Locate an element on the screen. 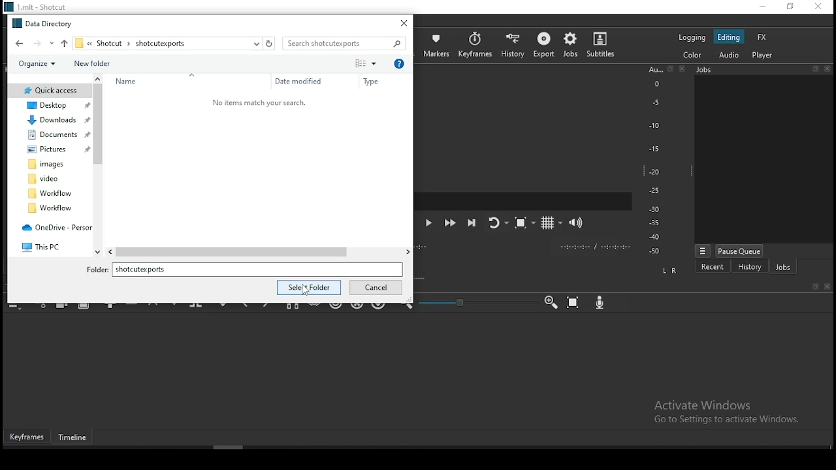 The image size is (836, 470). close is located at coordinates (829, 68).